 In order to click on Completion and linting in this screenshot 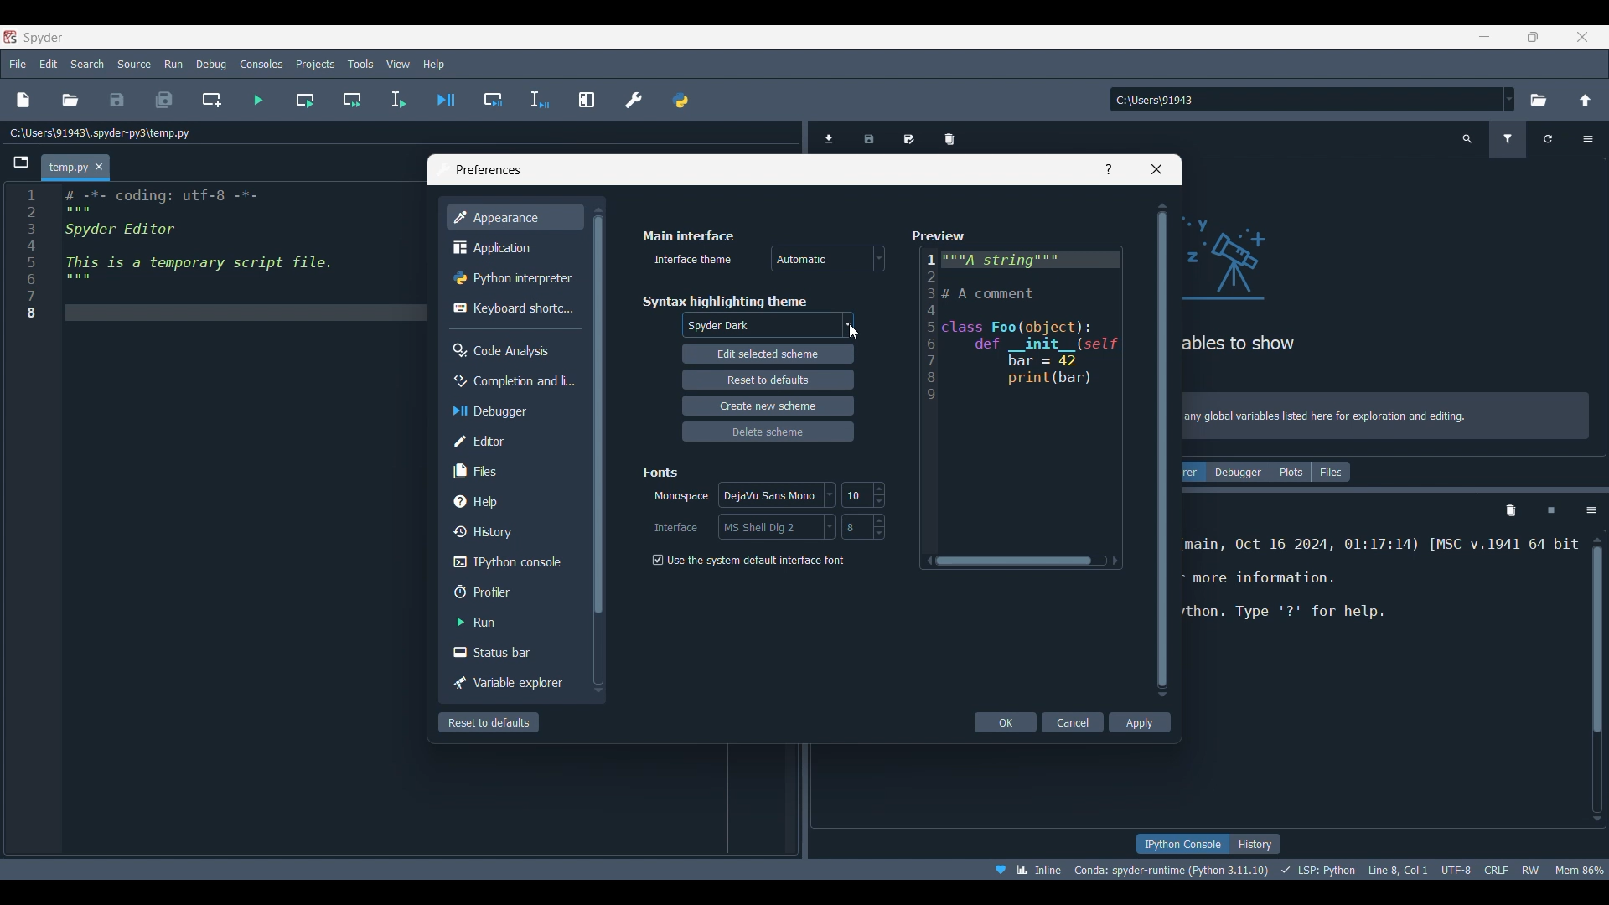, I will do `click(511, 380)`.